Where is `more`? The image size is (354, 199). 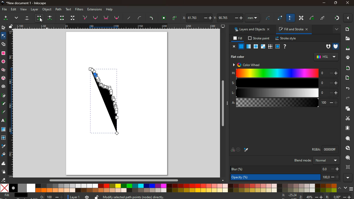 more is located at coordinates (335, 29).